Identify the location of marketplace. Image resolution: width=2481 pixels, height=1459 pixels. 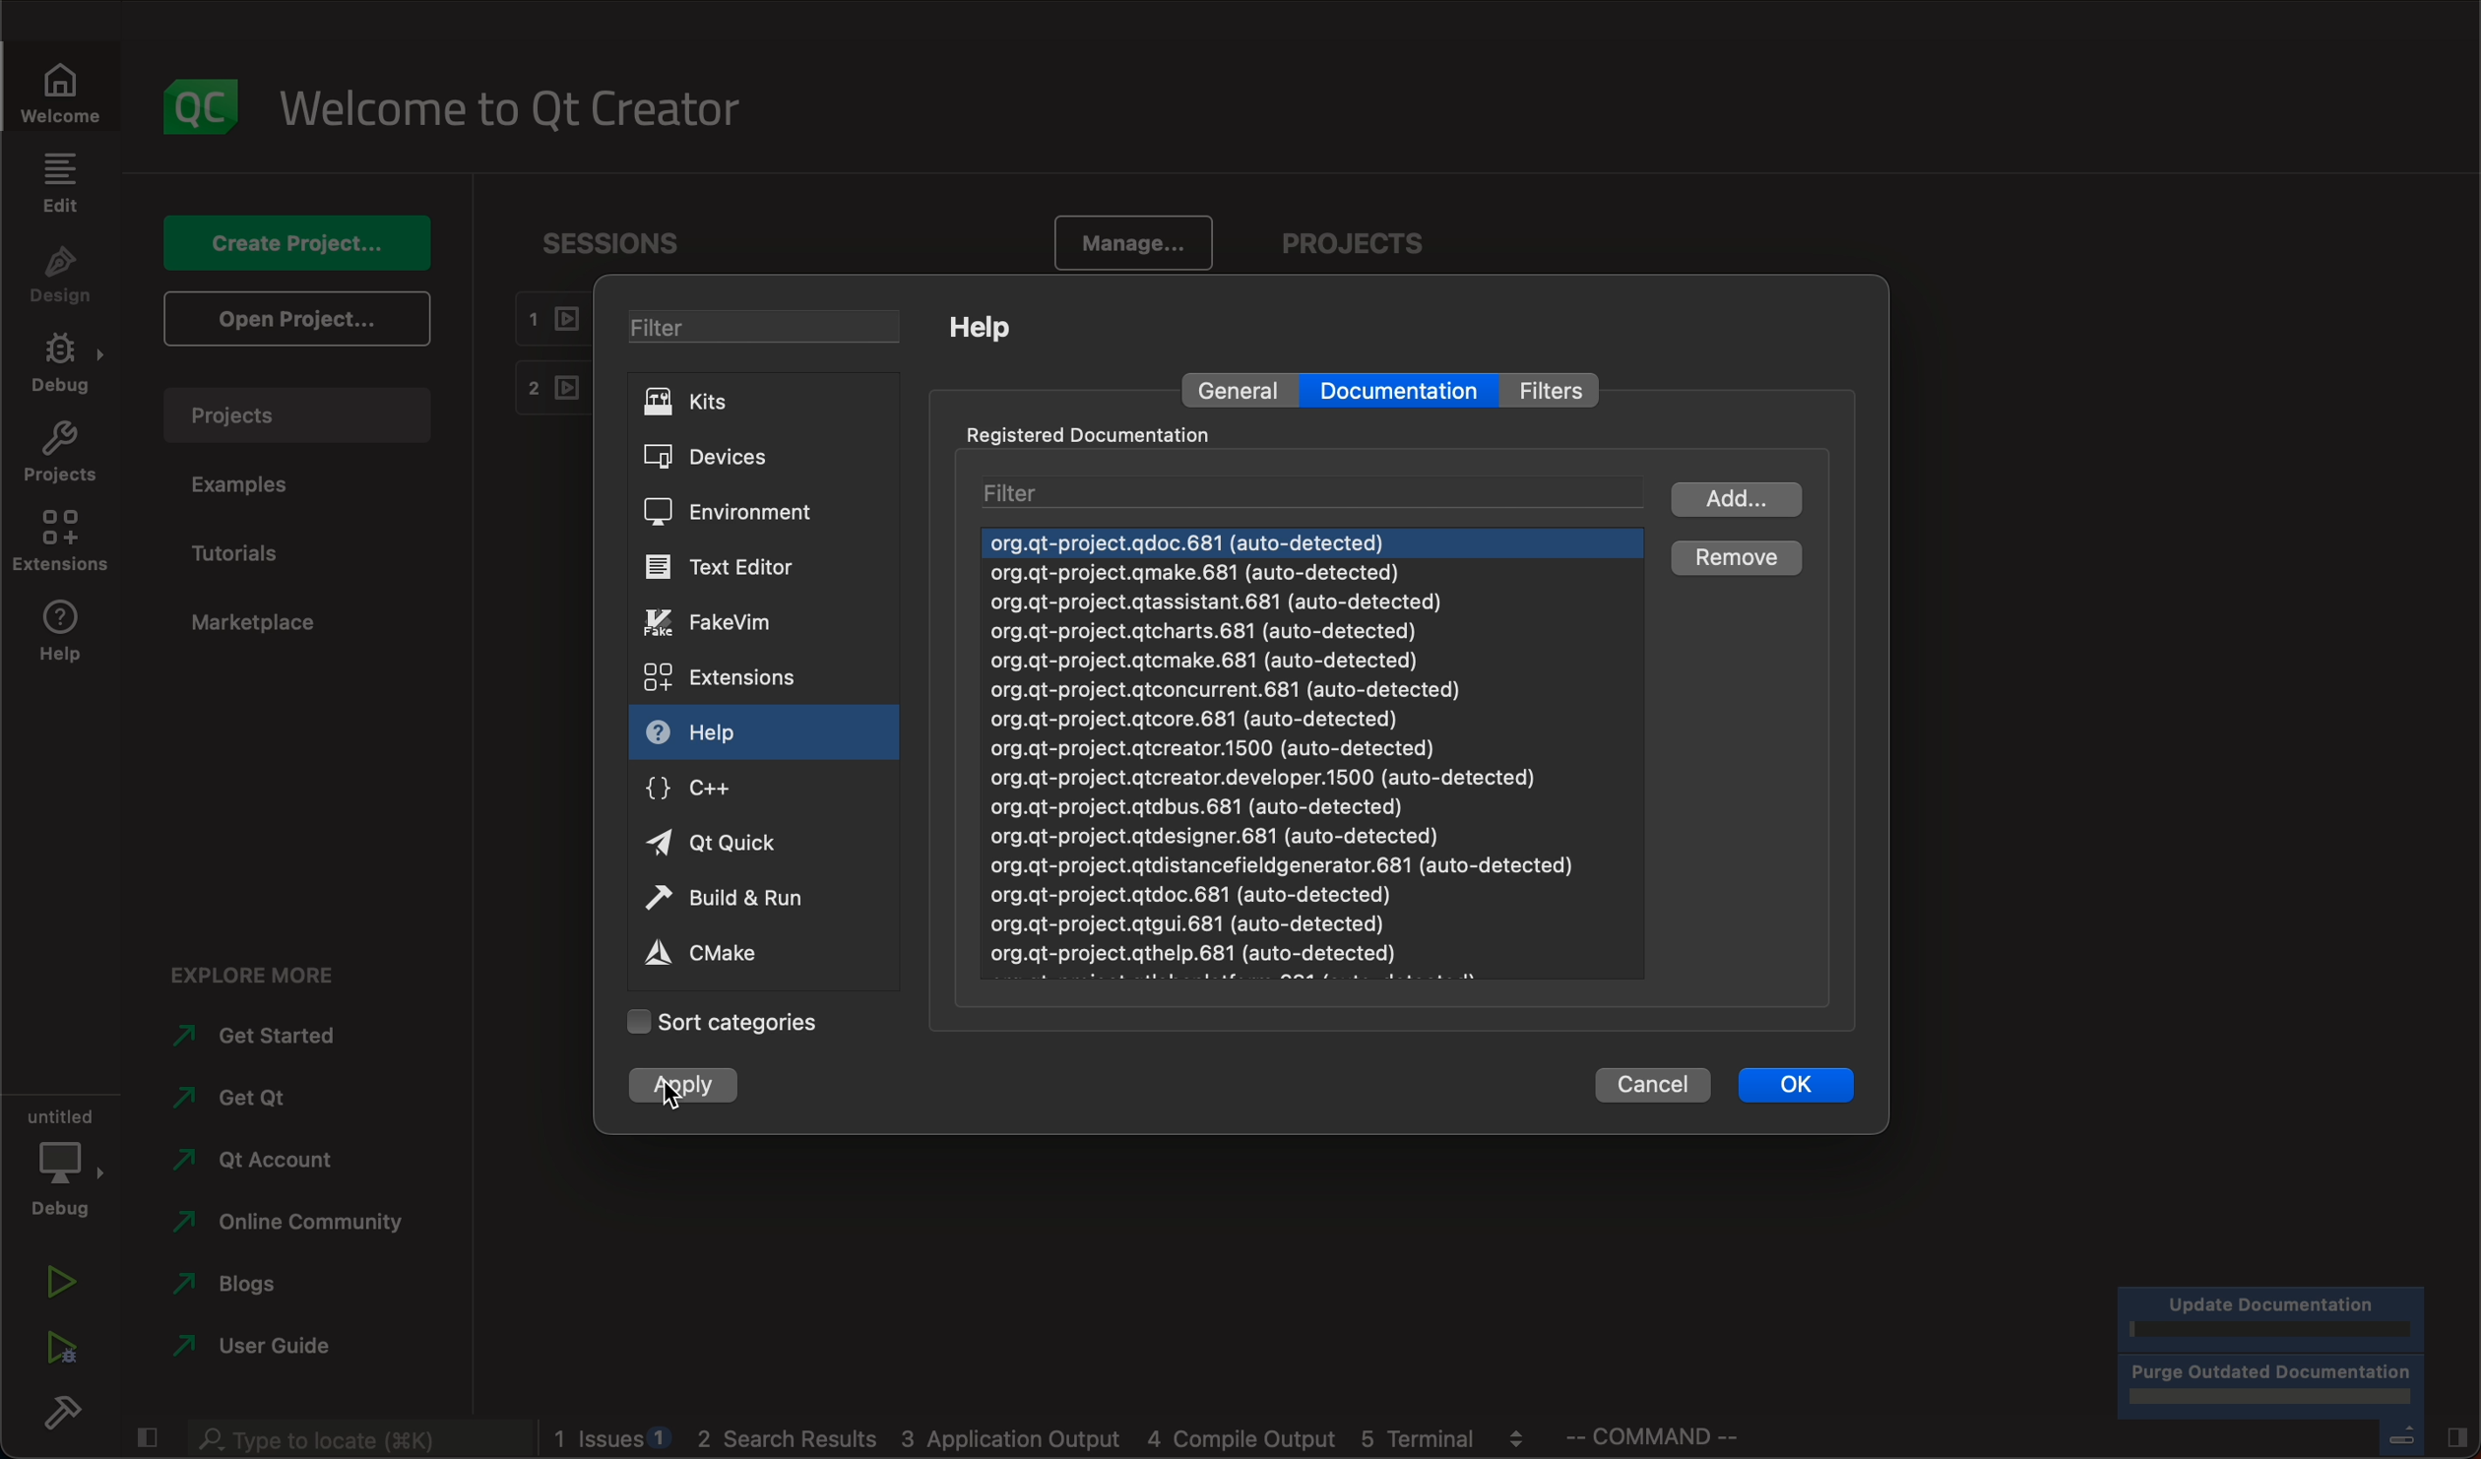
(253, 624).